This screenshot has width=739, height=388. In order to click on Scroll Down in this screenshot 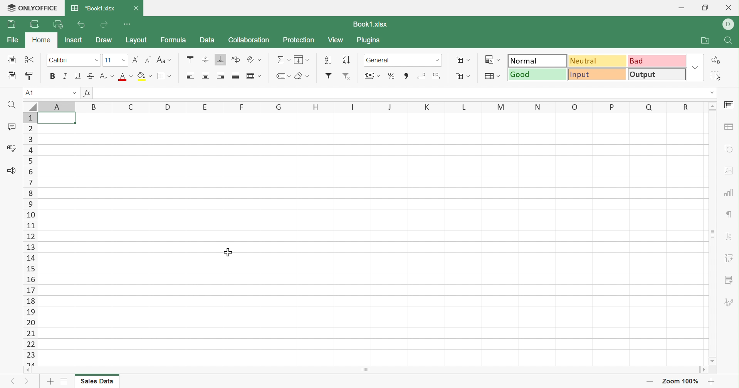, I will do `click(711, 362)`.